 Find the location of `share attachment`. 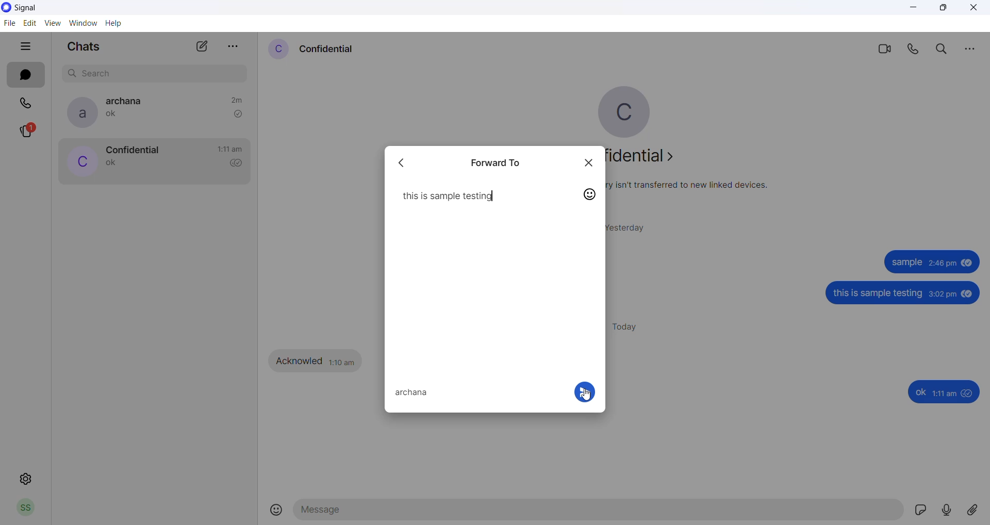

share attachment is located at coordinates (977, 510).